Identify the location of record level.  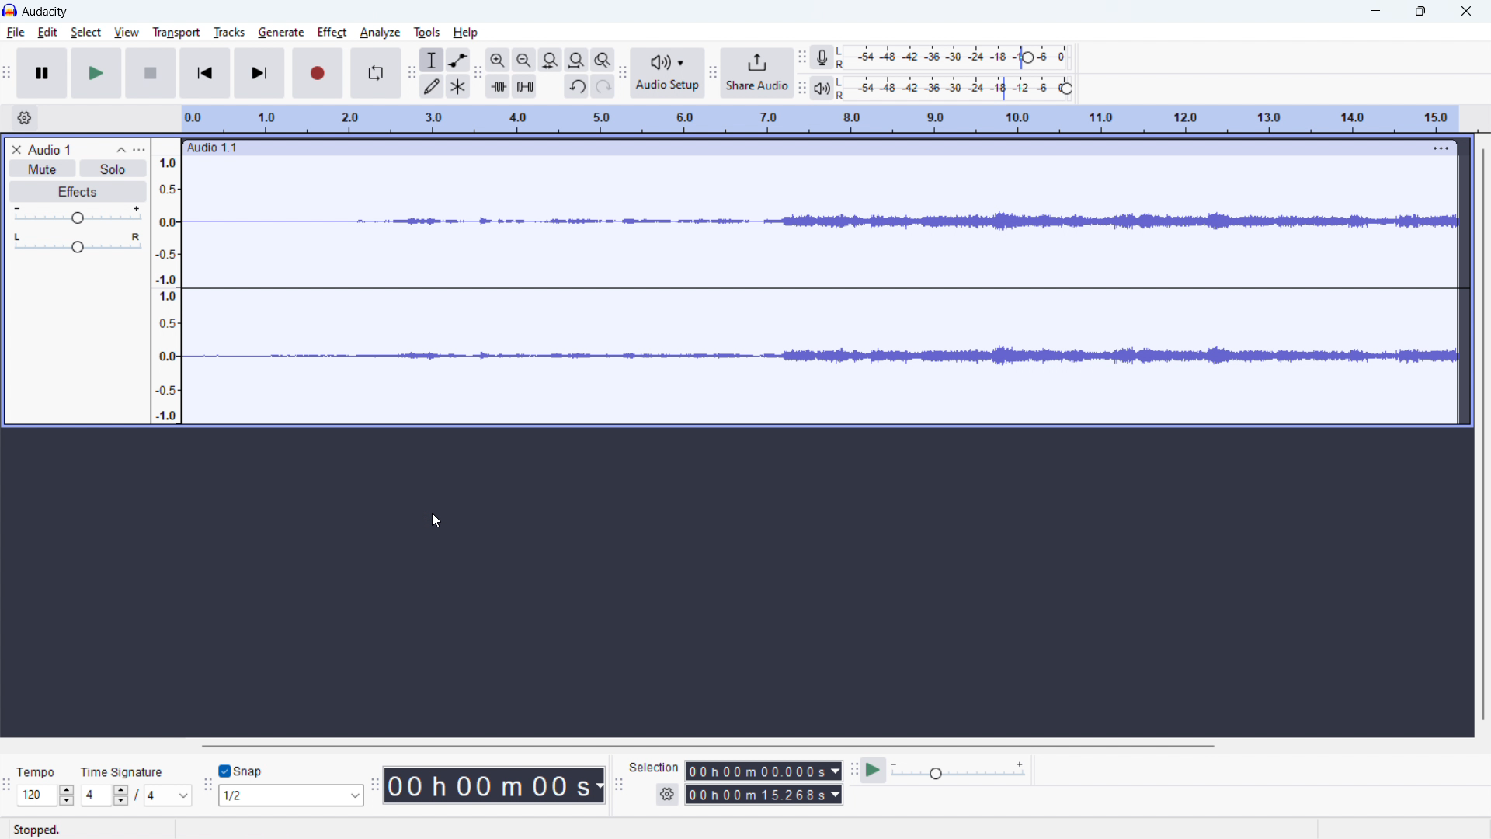
(959, 58).